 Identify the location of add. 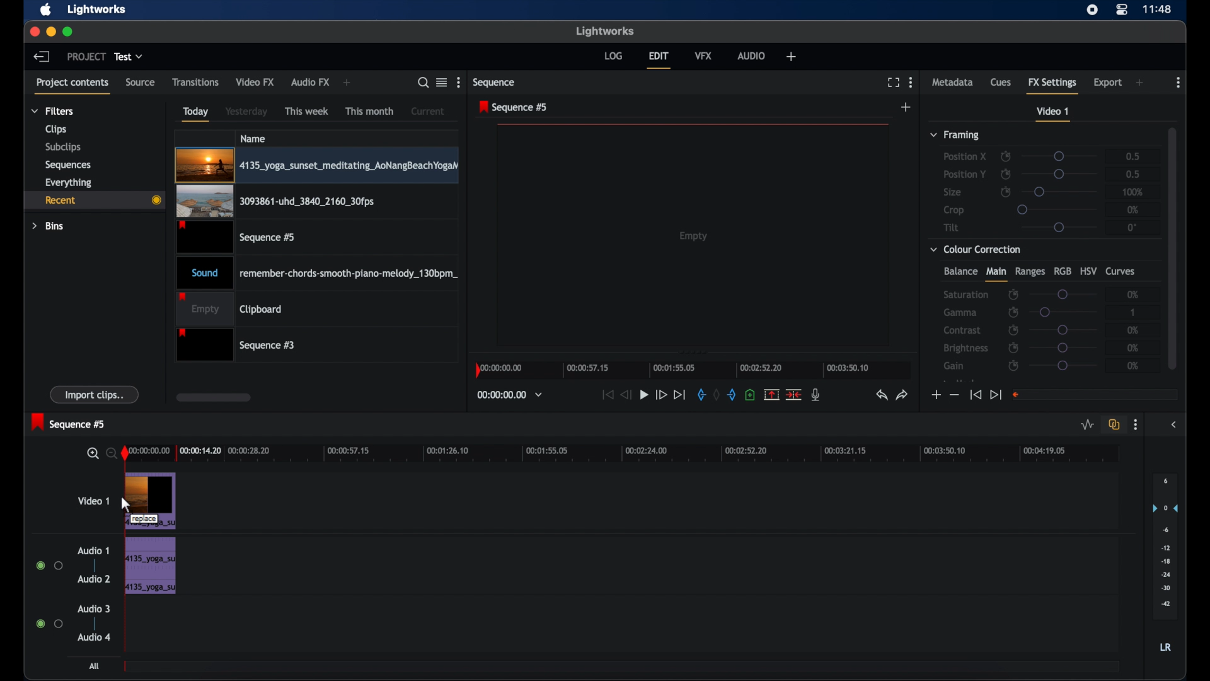
(1141, 83).